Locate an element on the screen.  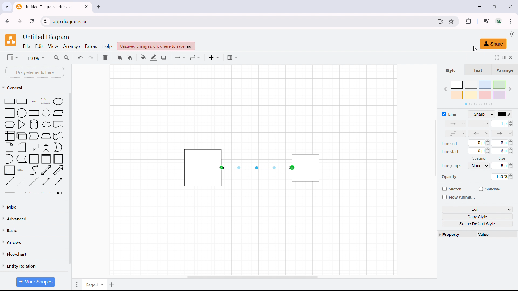
arrange is located at coordinates (504, 70).